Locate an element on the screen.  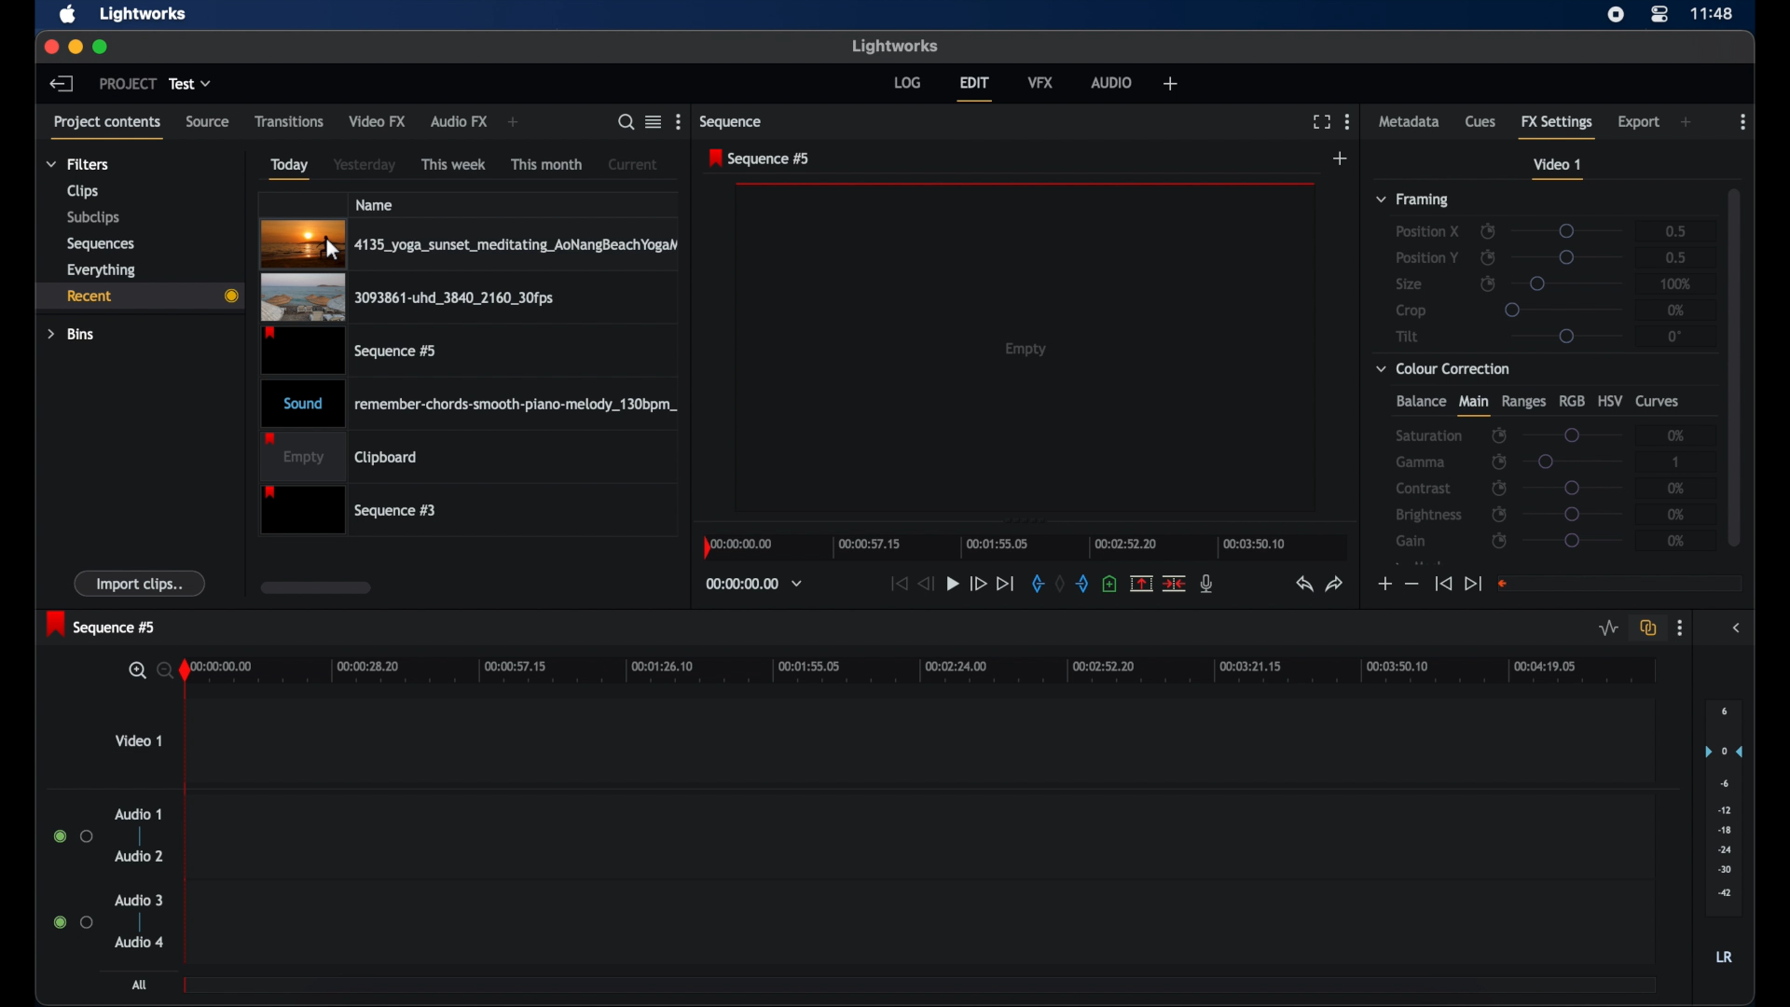
minimize is located at coordinates (72, 47).